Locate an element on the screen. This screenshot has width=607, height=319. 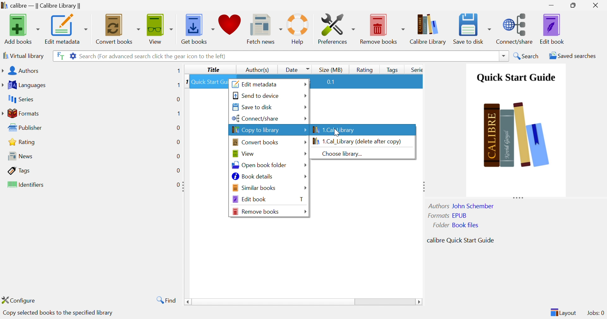
Drop Down is located at coordinates (304, 142).